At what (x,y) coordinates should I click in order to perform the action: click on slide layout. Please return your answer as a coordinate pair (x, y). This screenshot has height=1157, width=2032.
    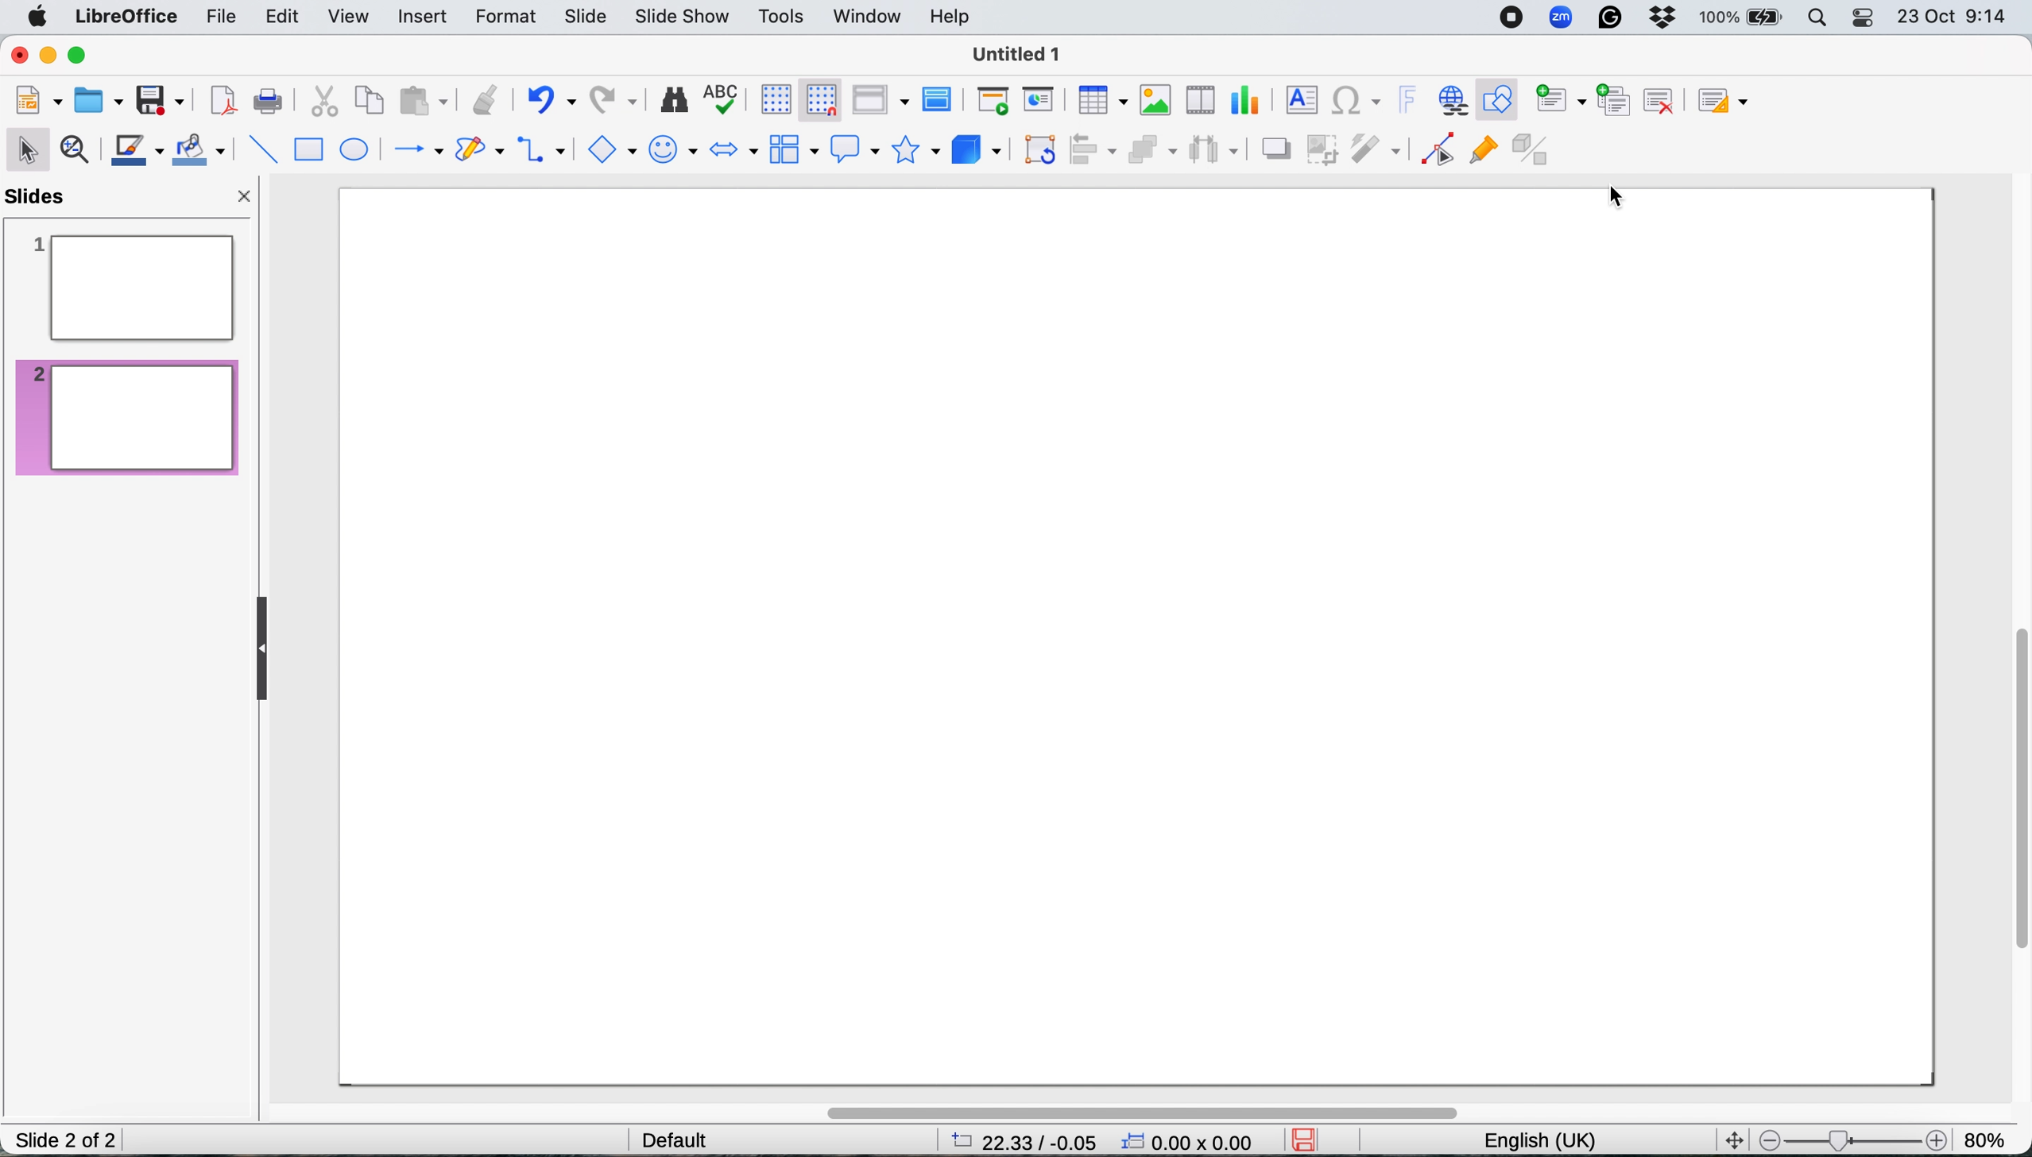
    Looking at the image, I should click on (1723, 100).